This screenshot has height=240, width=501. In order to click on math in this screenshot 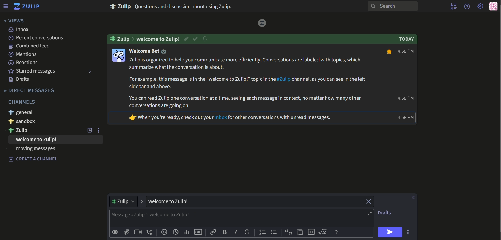, I will do `click(324, 232)`.